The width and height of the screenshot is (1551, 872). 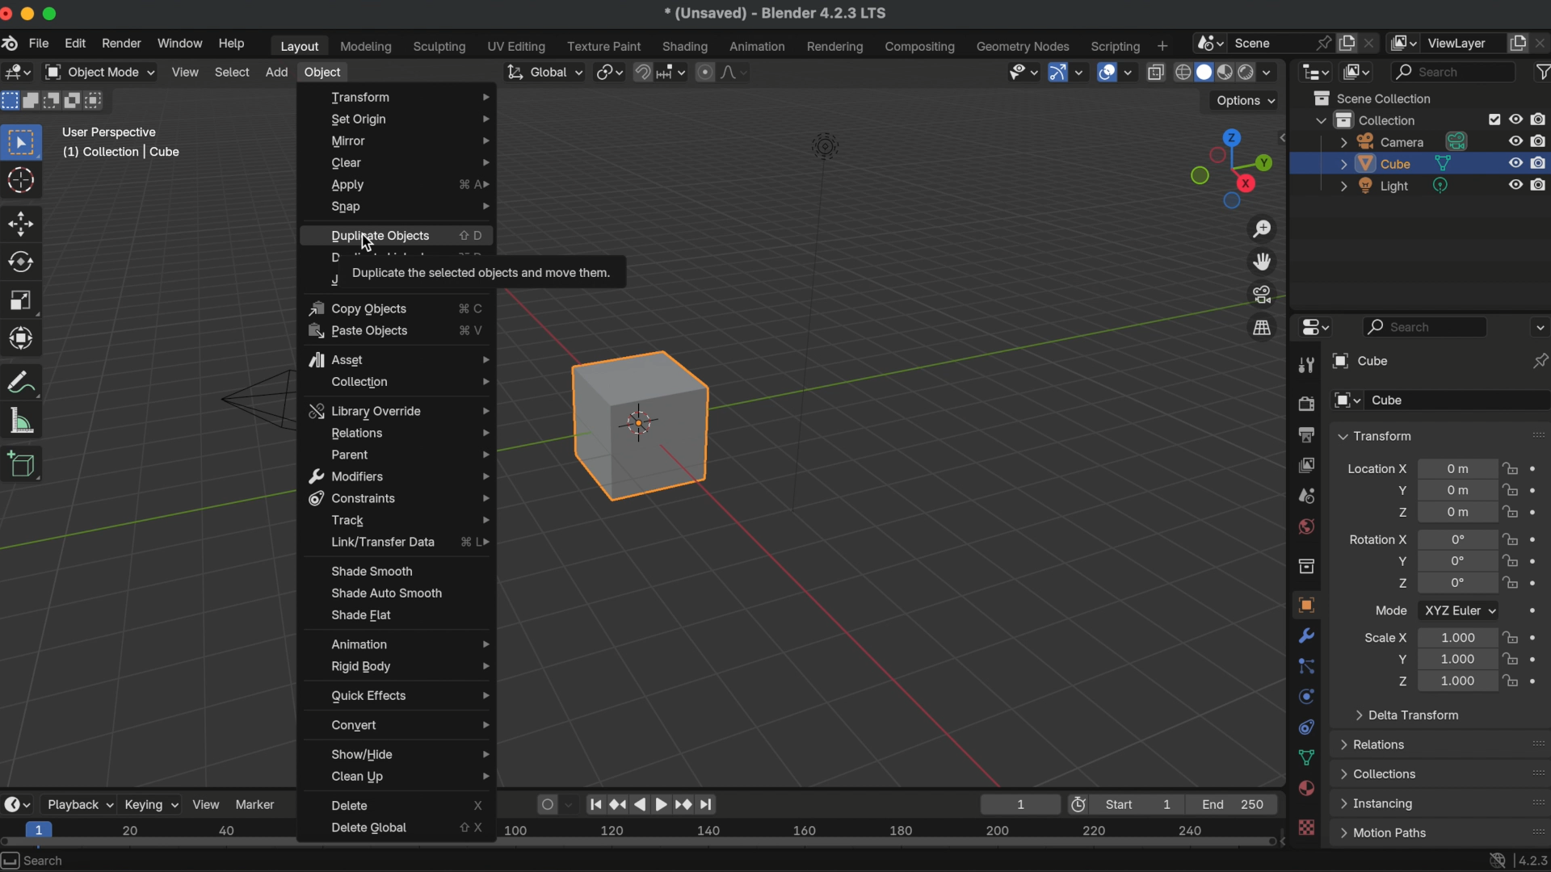 I want to click on proportional editing fall off, so click(x=735, y=72).